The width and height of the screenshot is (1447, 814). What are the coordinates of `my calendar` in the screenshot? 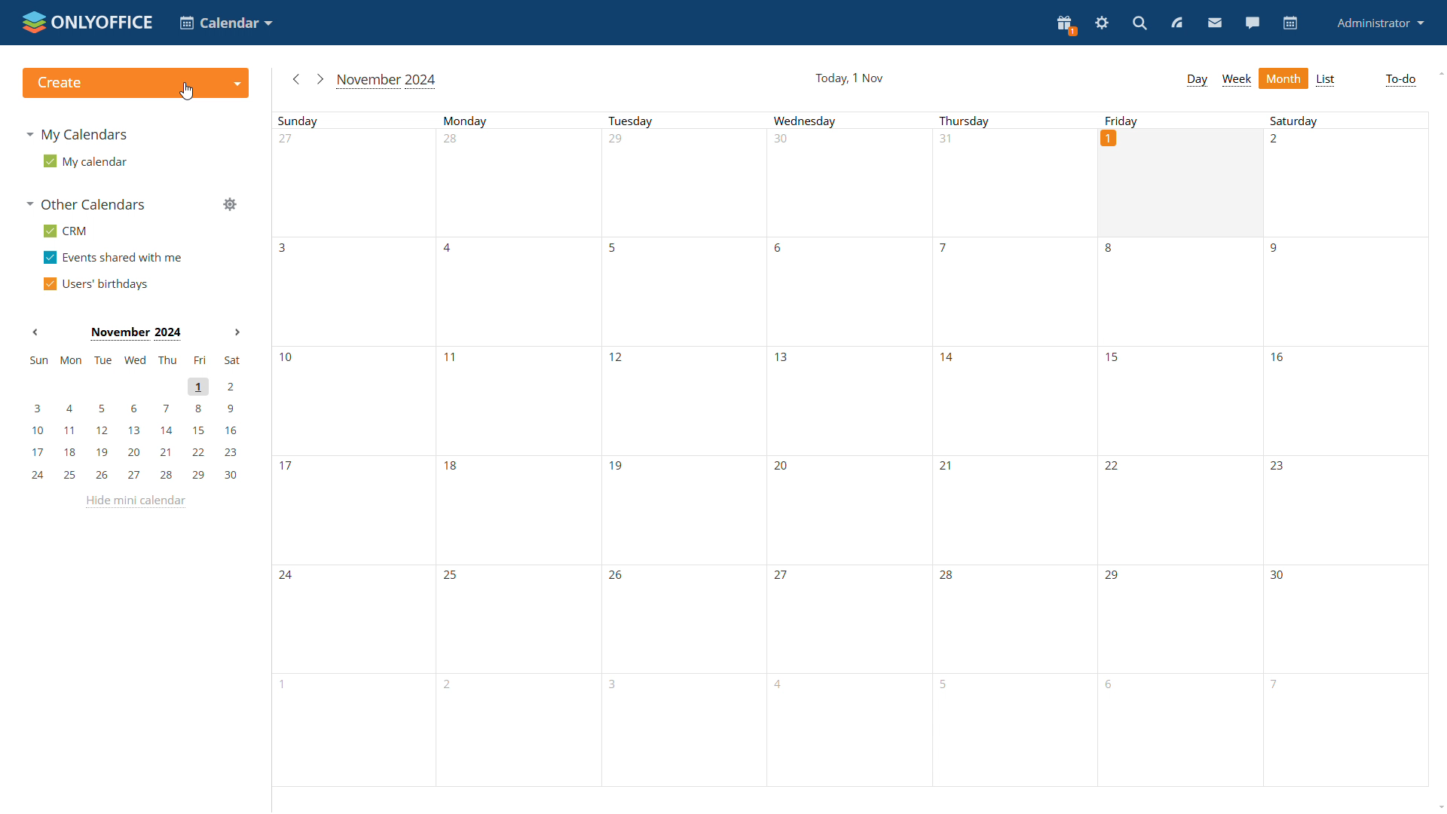 It's located at (85, 161).